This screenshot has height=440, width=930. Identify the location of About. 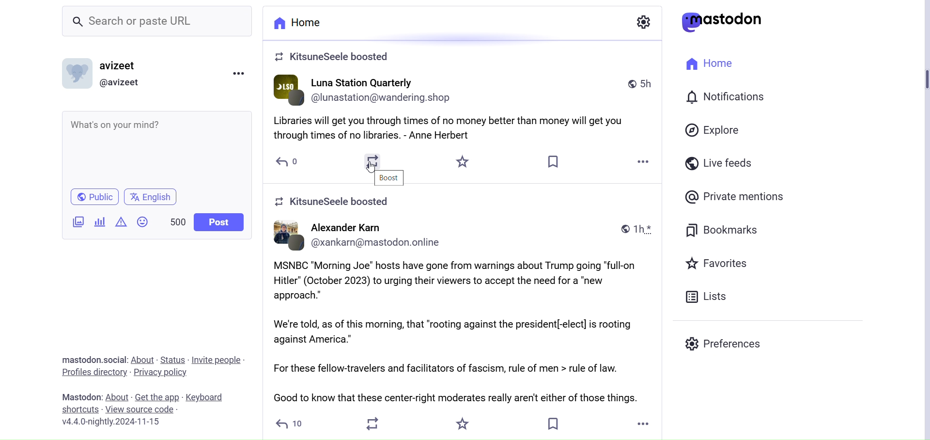
(118, 397).